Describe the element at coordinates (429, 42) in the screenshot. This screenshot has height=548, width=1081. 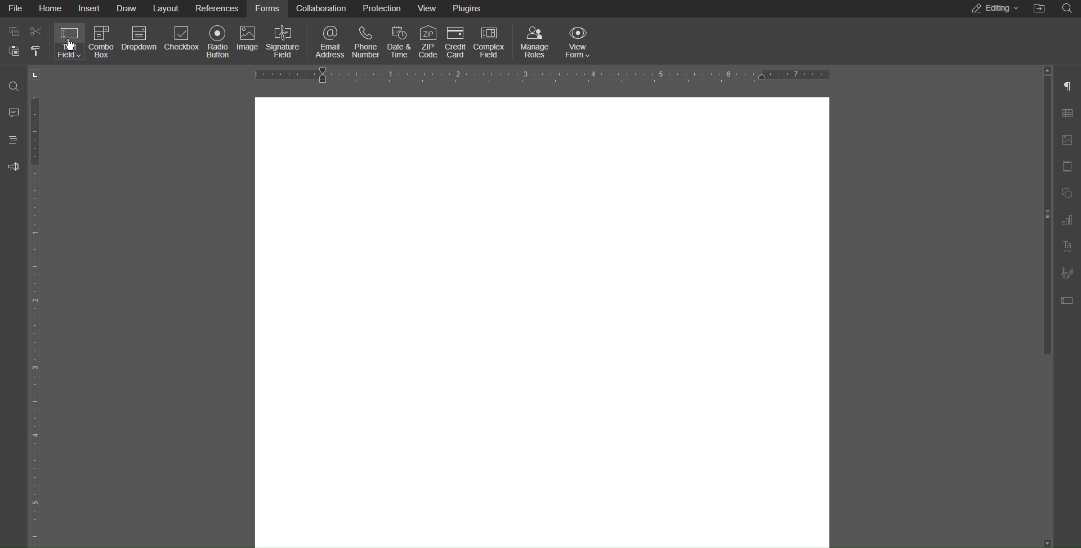
I see `ZIP Code` at that location.